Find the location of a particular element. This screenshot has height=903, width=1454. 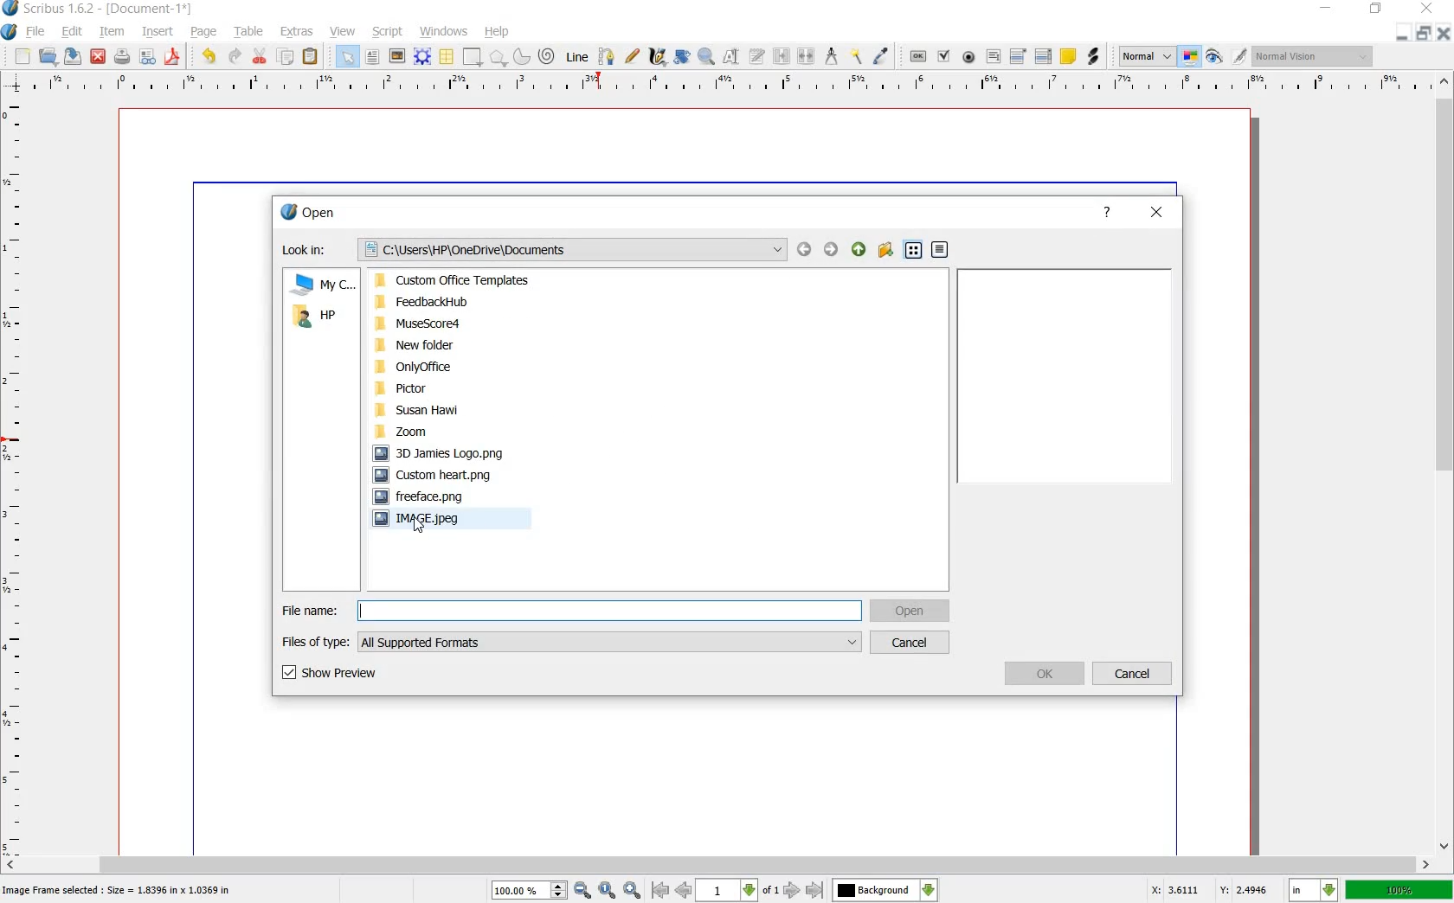

Custom heart.png is located at coordinates (441, 473).